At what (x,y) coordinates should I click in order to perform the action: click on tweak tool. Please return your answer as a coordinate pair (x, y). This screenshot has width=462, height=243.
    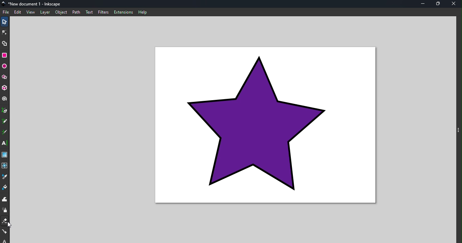
    Looking at the image, I should click on (4, 200).